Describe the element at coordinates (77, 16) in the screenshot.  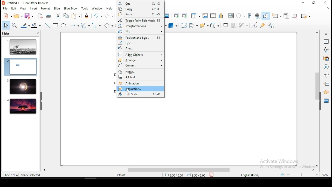
I see `paste` at that location.